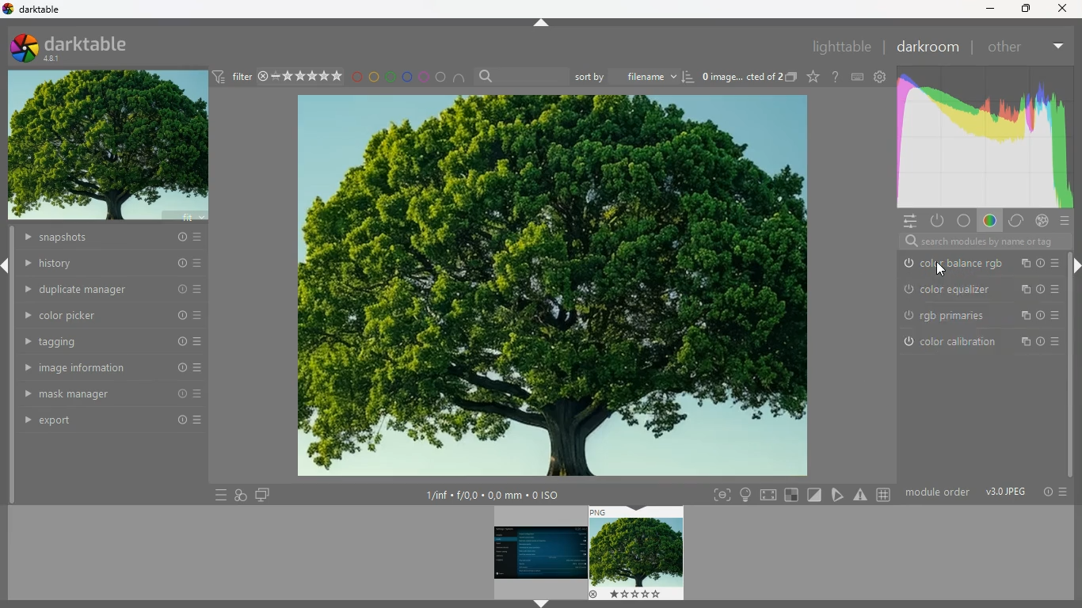 Image resolution: width=1082 pixels, height=608 pixels. I want to click on #, so click(886, 496).